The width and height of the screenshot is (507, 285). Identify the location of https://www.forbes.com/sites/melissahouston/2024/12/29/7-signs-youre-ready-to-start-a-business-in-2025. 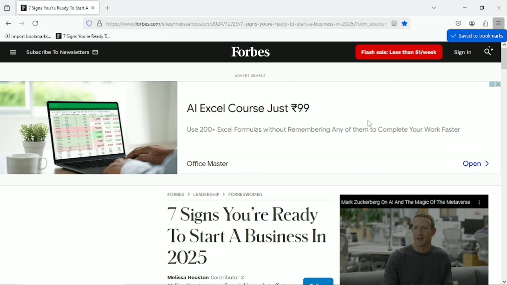
(247, 25).